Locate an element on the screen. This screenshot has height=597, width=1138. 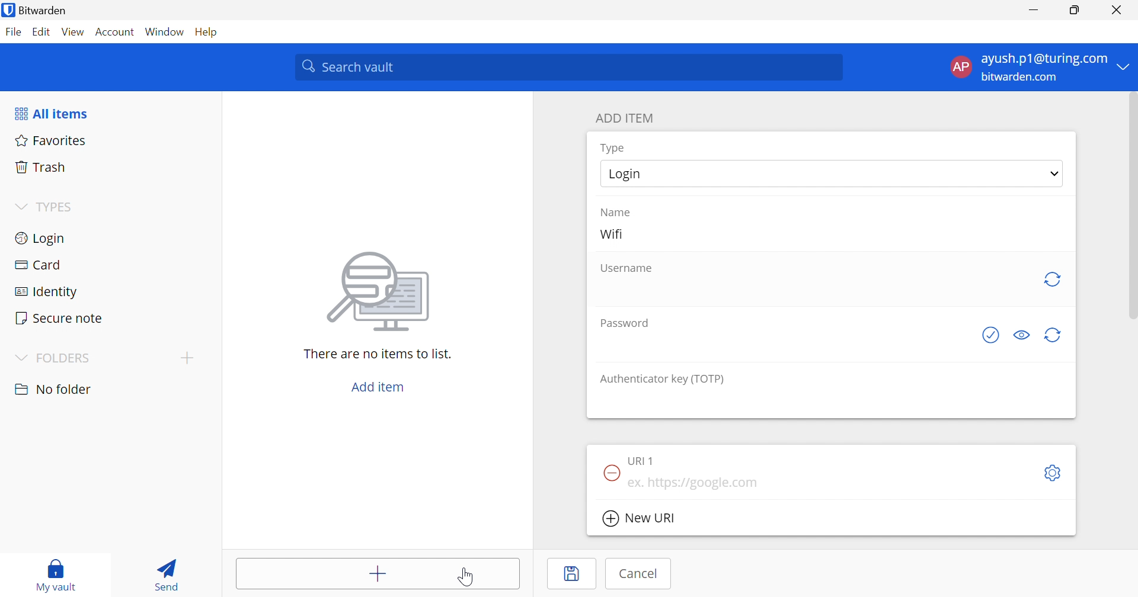
Card is located at coordinates (37, 265).